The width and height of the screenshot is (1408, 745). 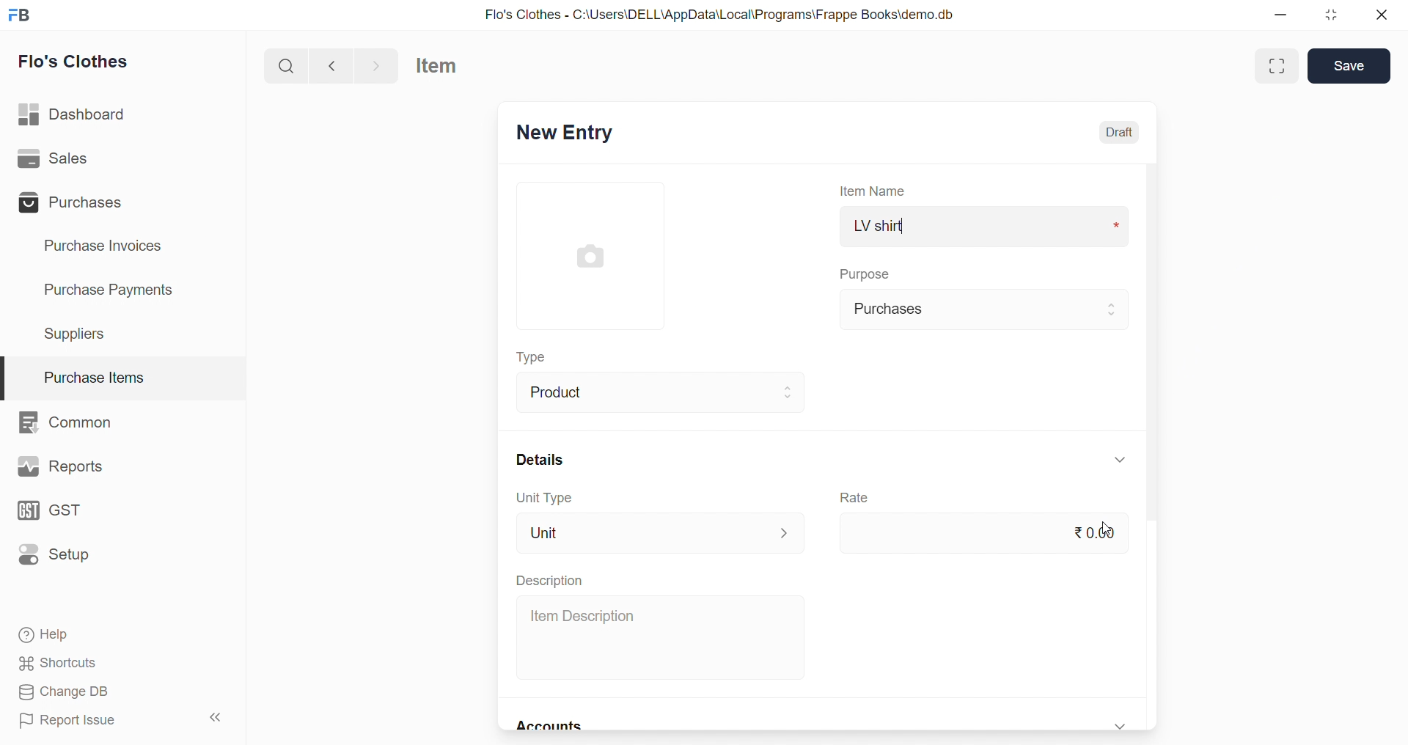 I want to click on Common, so click(x=73, y=421).